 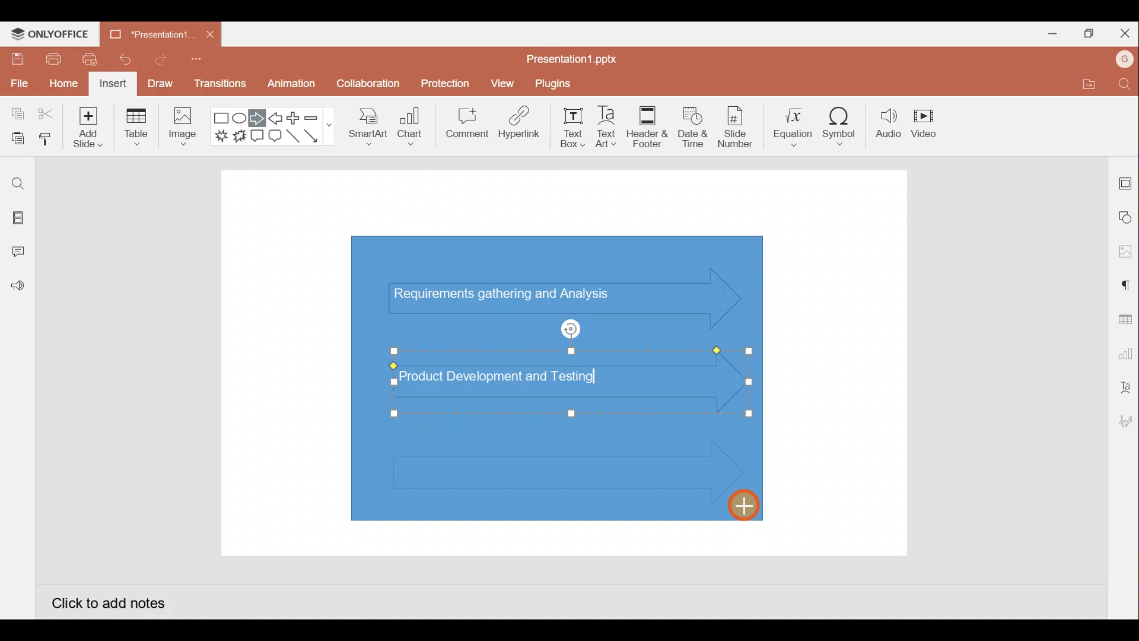 I want to click on Presentation1.pptx, so click(x=576, y=55).